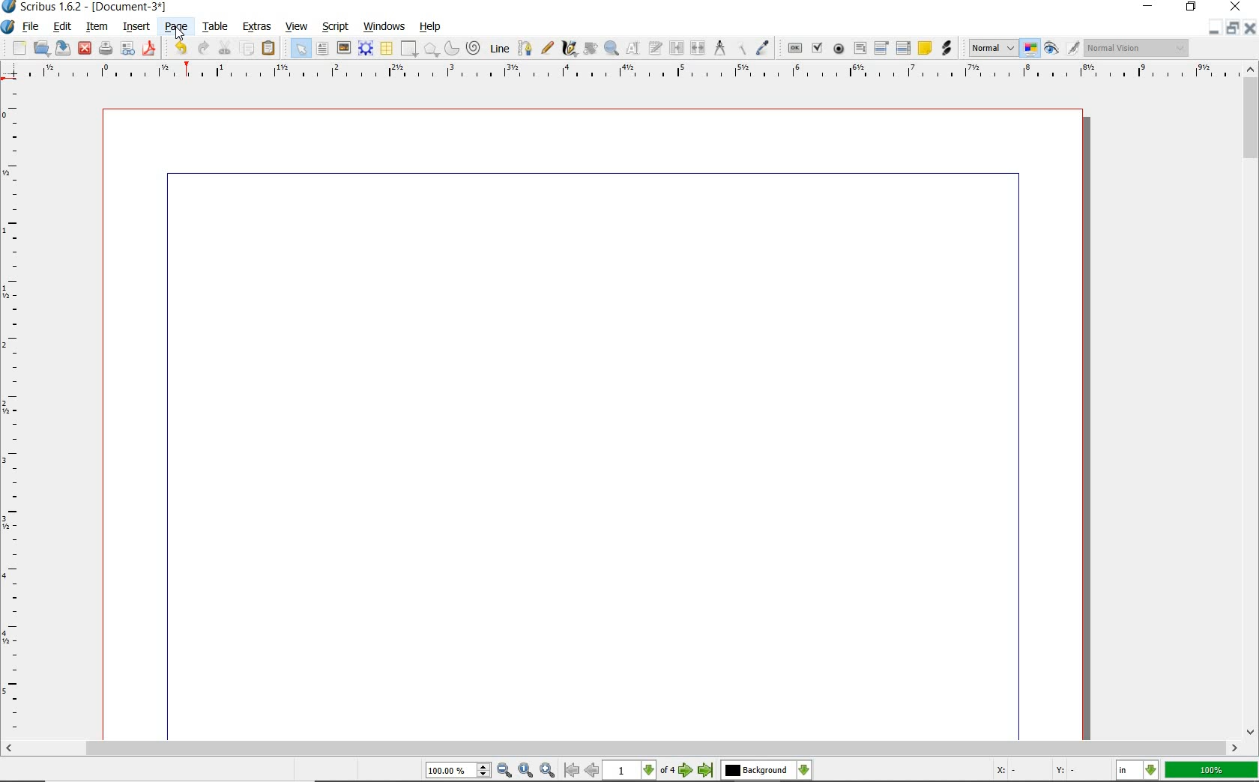 The width and height of the screenshot is (1259, 782). I want to click on preflight verifier, so click(128, 49).